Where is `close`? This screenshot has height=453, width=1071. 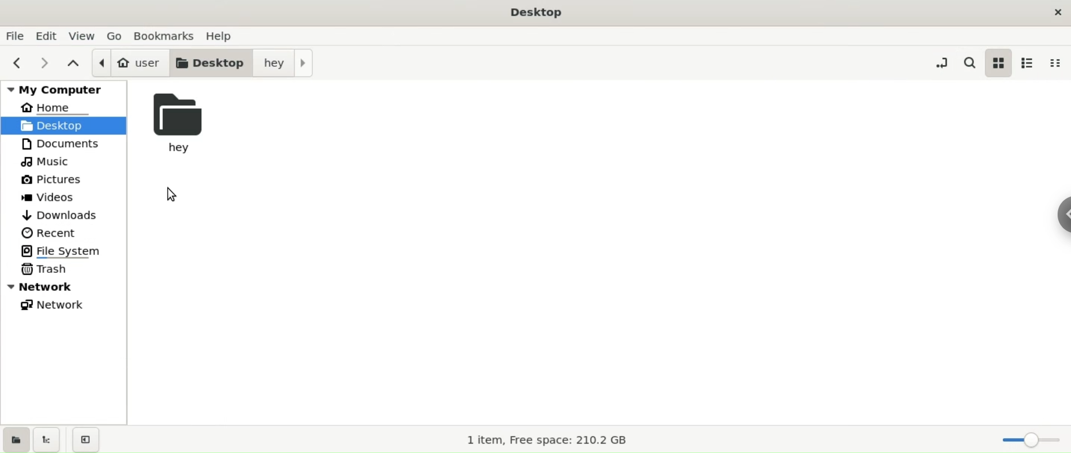 close is located at coordinates (1055, 11).